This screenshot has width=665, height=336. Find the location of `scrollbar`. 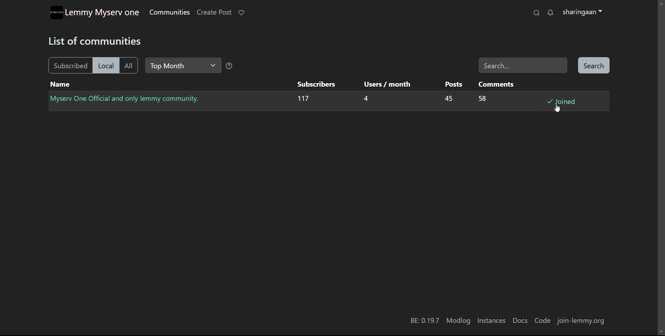

scrollbar is located at coordinates (662, 171).